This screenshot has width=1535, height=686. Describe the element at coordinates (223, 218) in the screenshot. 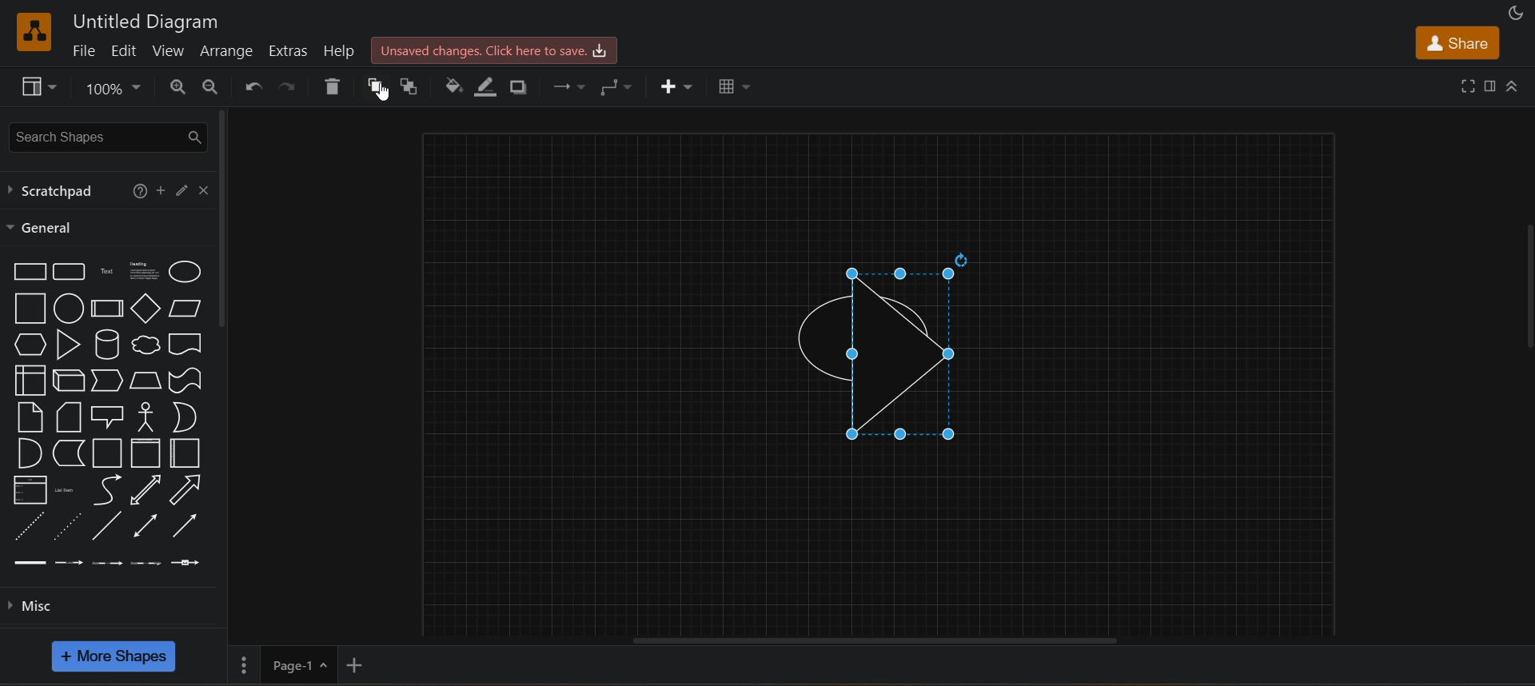

I see `vertical scroll bar` at that location.